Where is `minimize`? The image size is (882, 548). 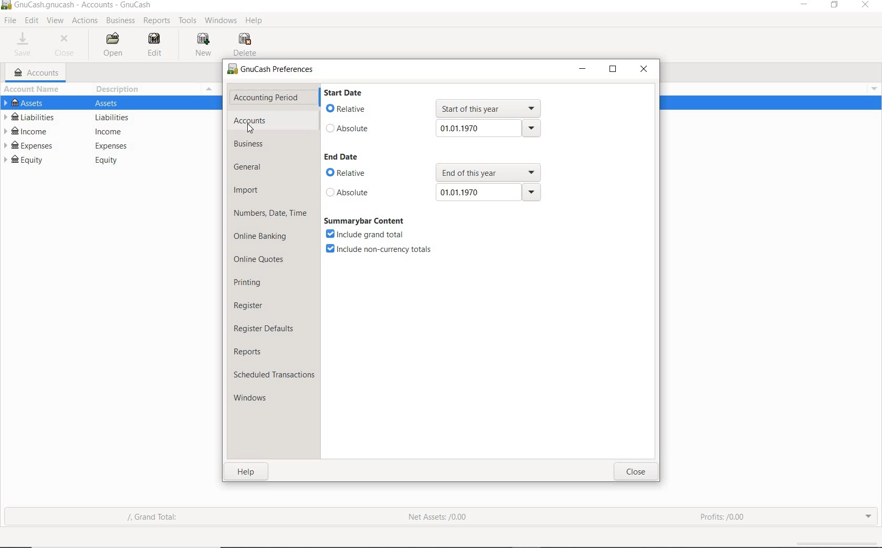 minimize is located at coordinates (803, 5).